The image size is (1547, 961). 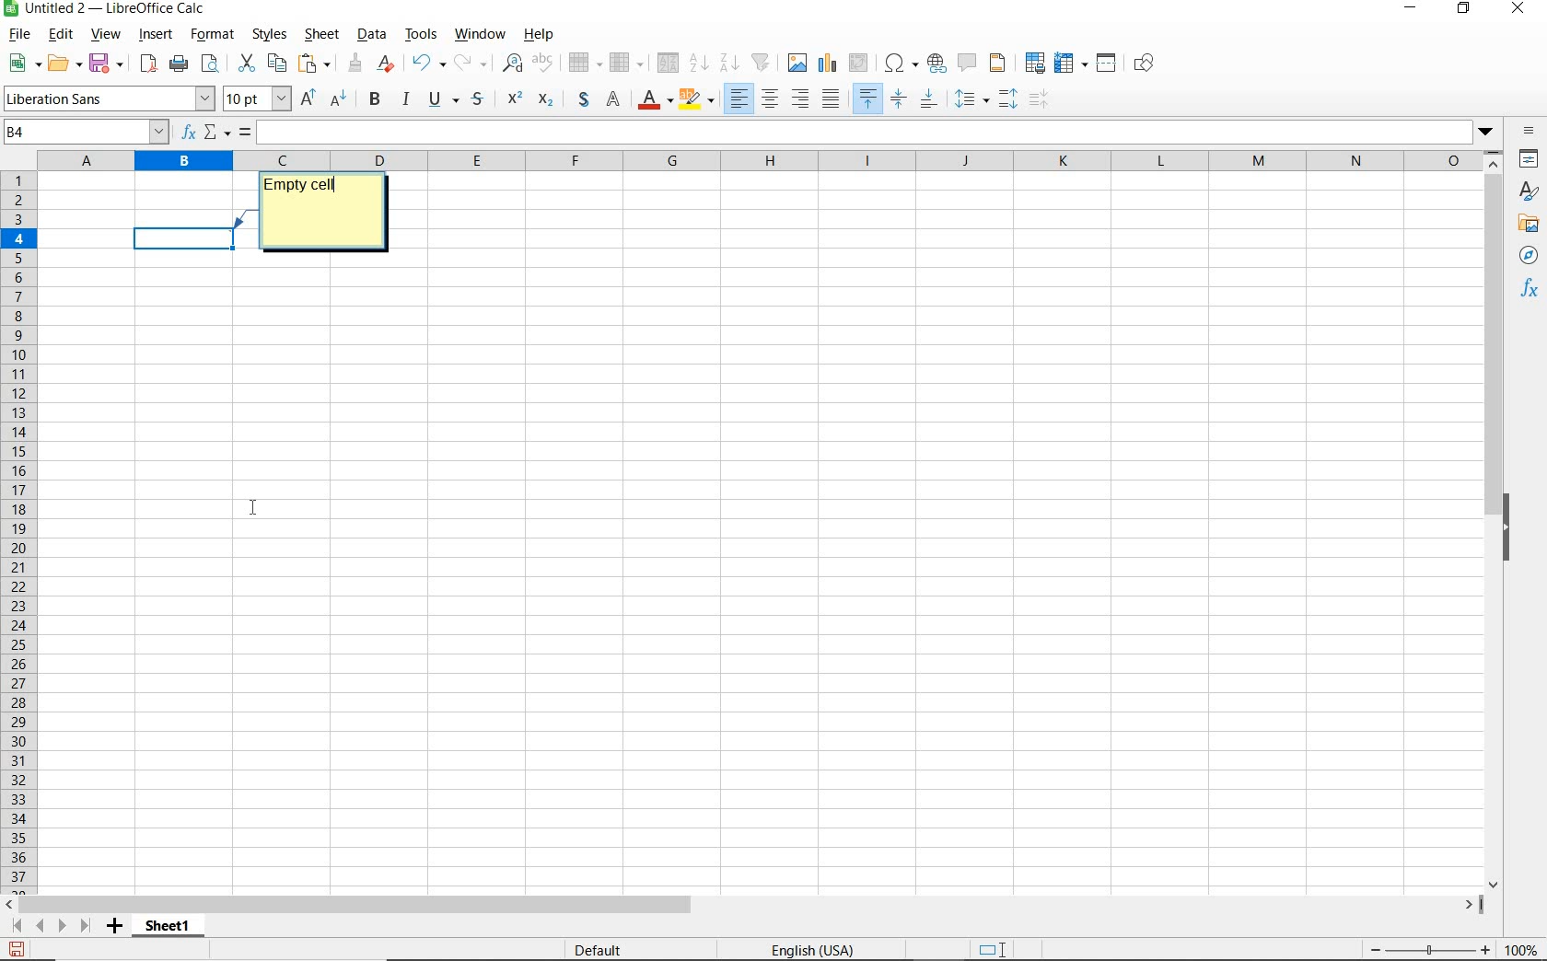 I want to click on Align left, so click(x=739, y=99).